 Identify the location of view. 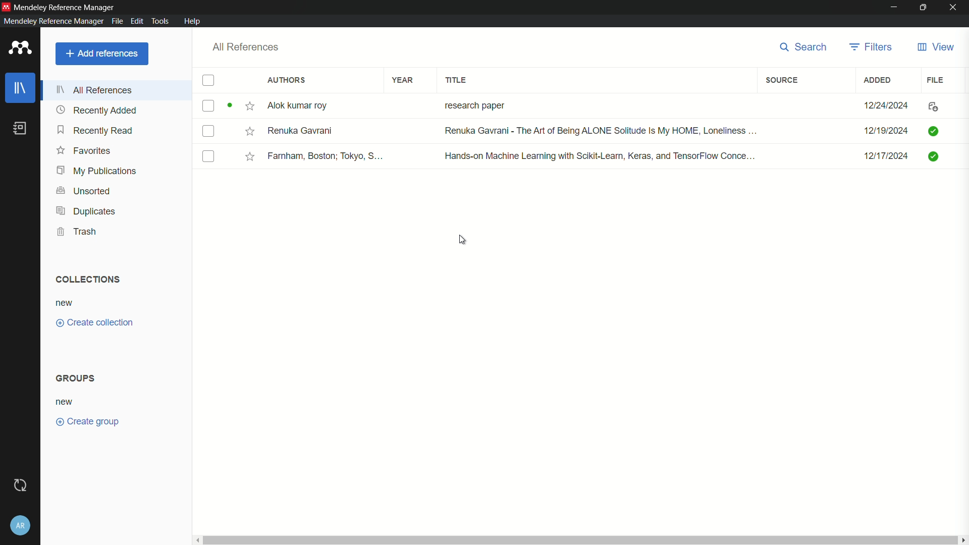
(935, 47).